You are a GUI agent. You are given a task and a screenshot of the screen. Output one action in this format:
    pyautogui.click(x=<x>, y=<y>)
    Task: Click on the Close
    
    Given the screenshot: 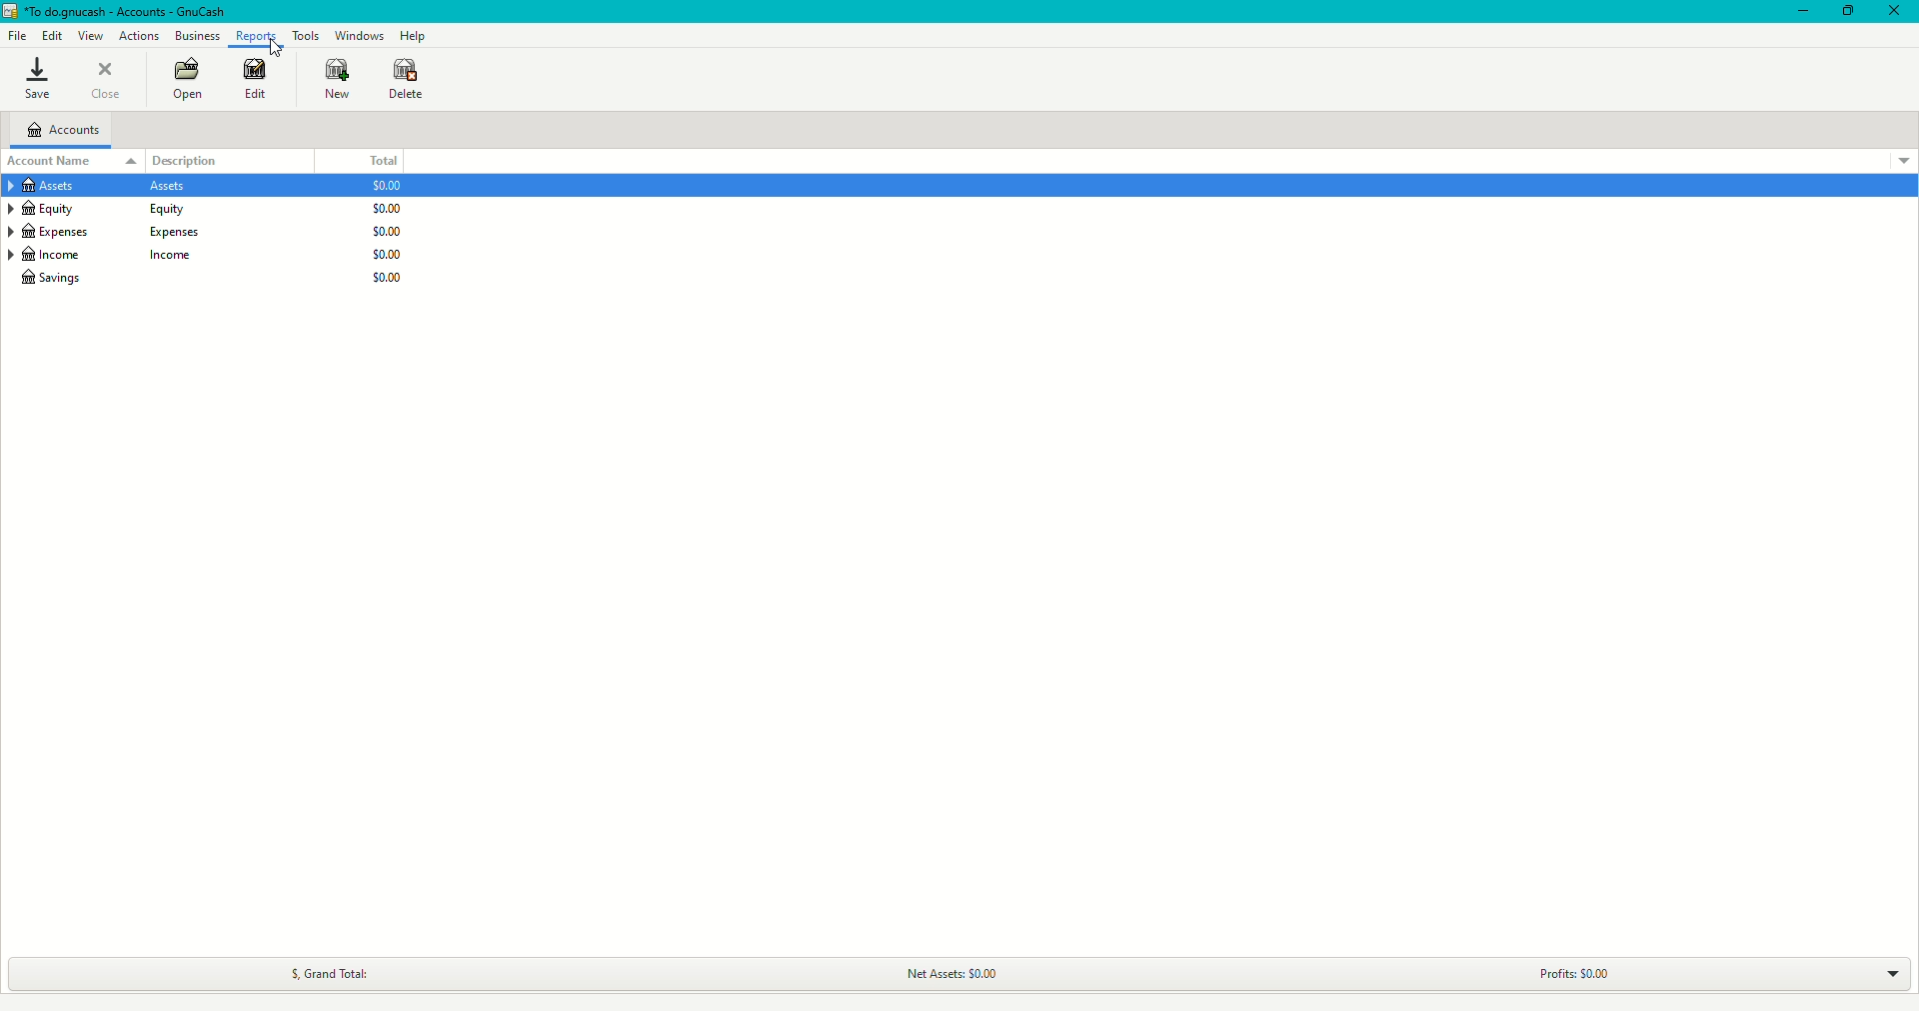 What is the action you would take?
    pyautogui.click(x=1893, y=12)
    